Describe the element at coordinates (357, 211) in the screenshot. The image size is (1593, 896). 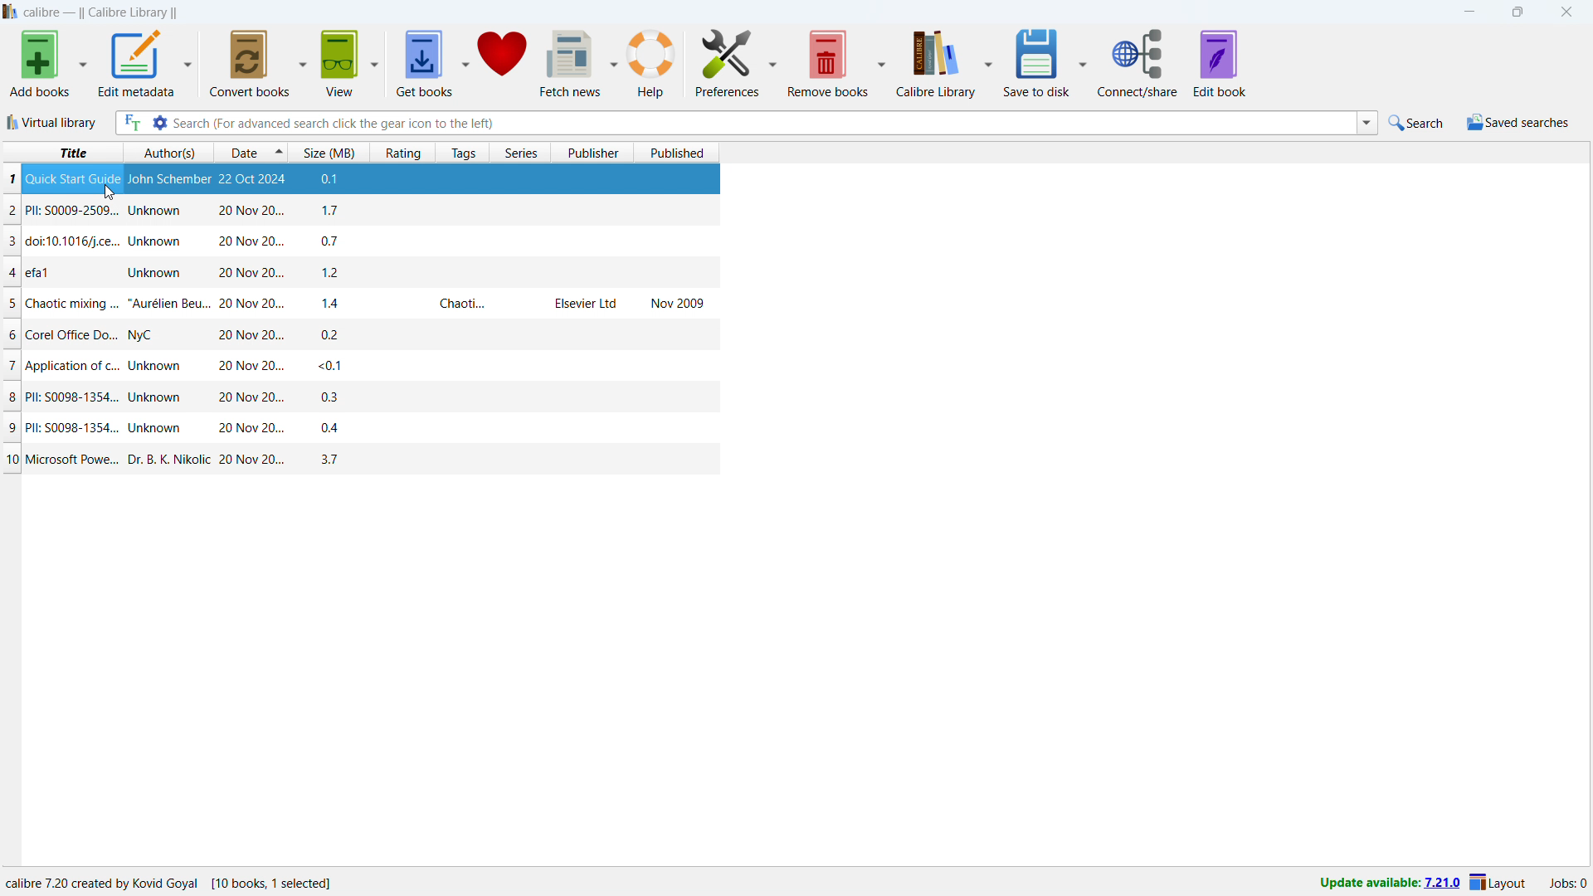
I see `one book entry` at that location.